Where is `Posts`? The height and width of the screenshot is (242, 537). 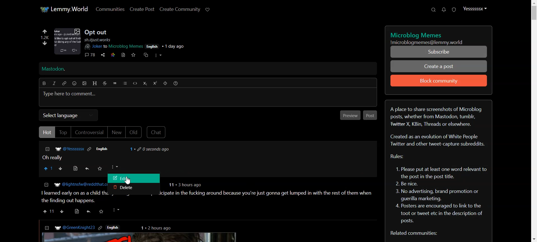 Posts is located at coordinates (71, 192).